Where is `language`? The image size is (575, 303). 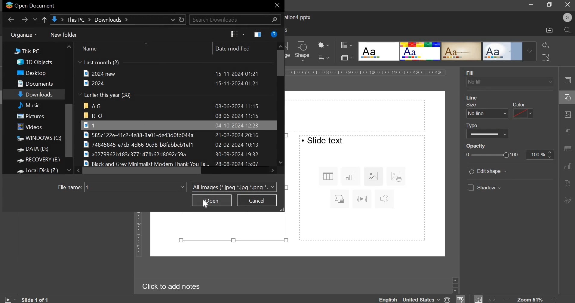
language is located at coordinates (416, 299).